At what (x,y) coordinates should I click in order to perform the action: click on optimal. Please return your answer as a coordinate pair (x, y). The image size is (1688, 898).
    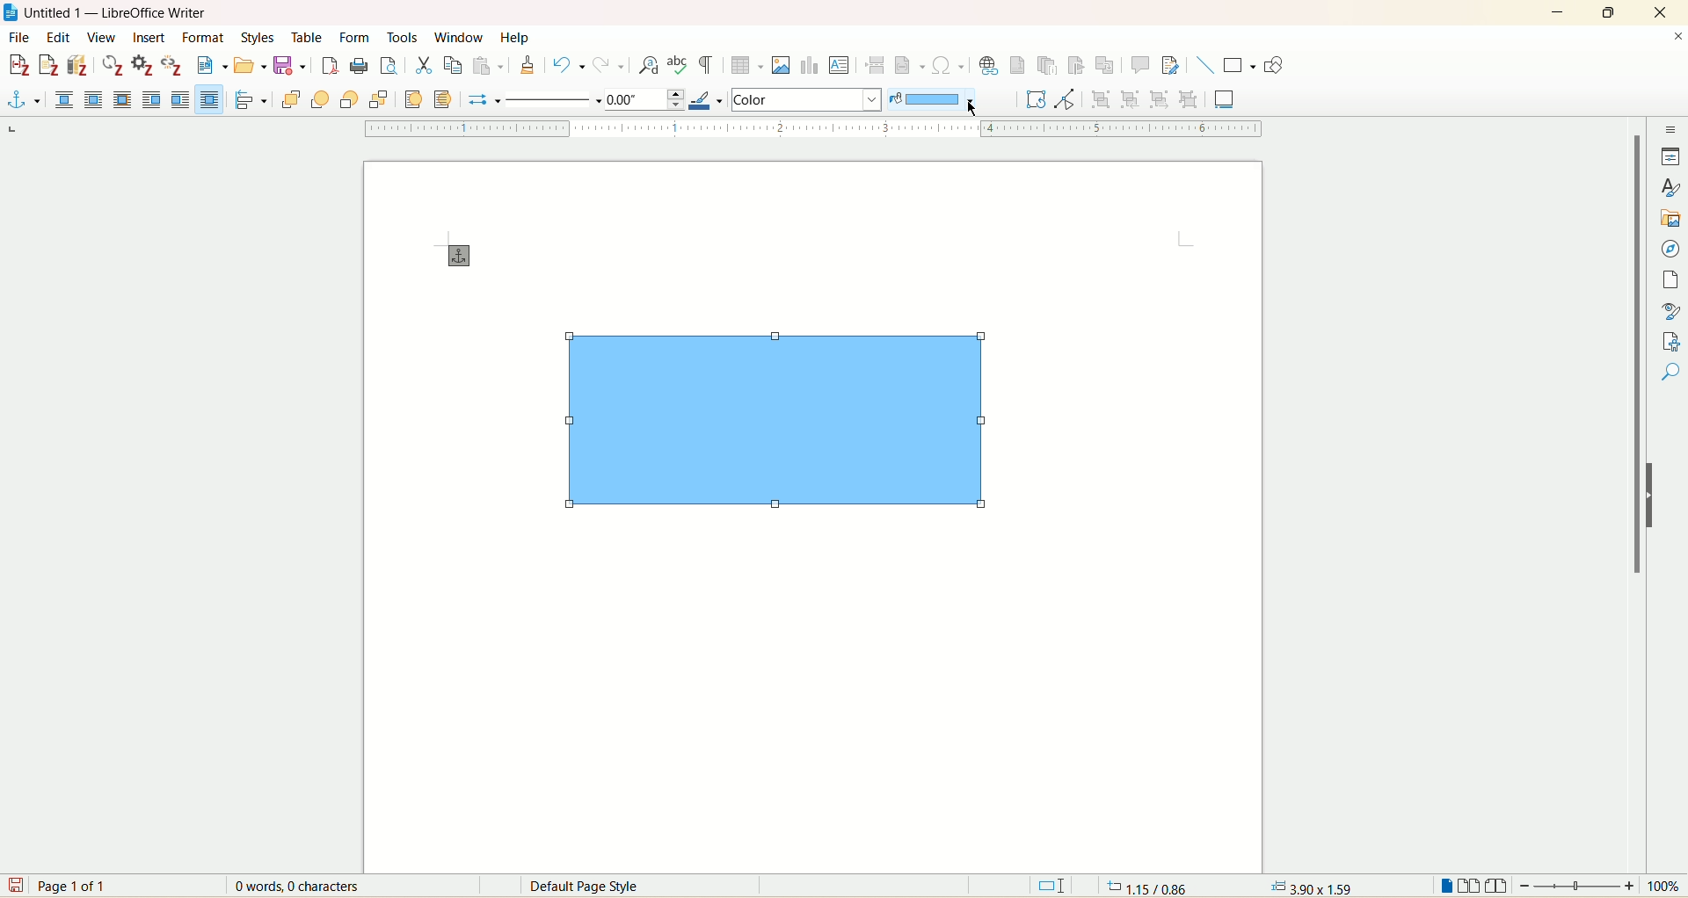
    Looking at the image, I should click on (120, 98).